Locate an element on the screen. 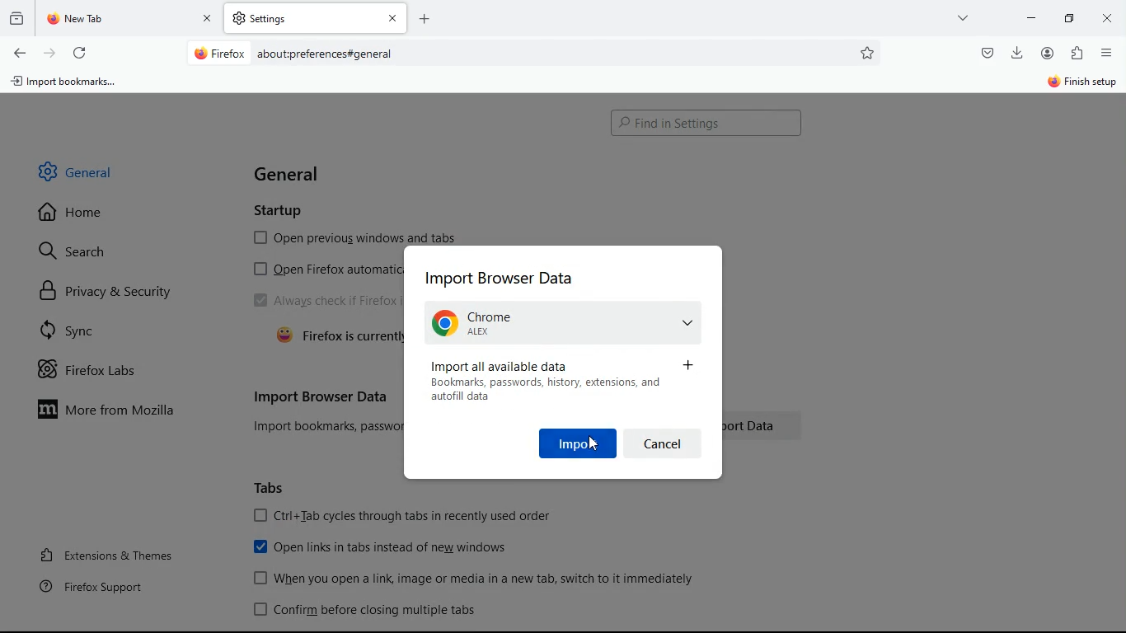 The height and width of the screenshot is (633, 1126). Add new tab is located at coordinates (425, 19).